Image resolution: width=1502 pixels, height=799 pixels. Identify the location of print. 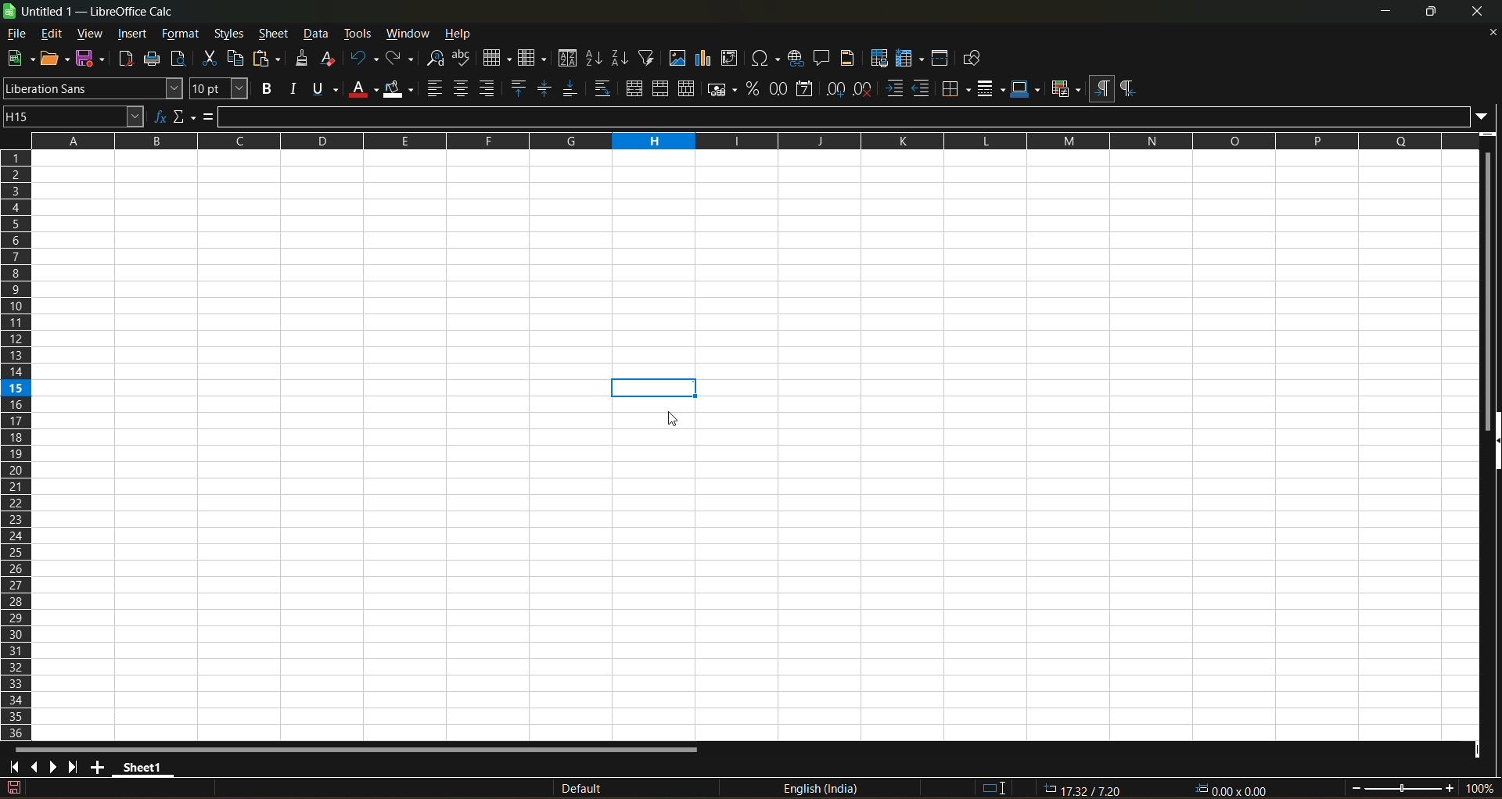
(153, 59).